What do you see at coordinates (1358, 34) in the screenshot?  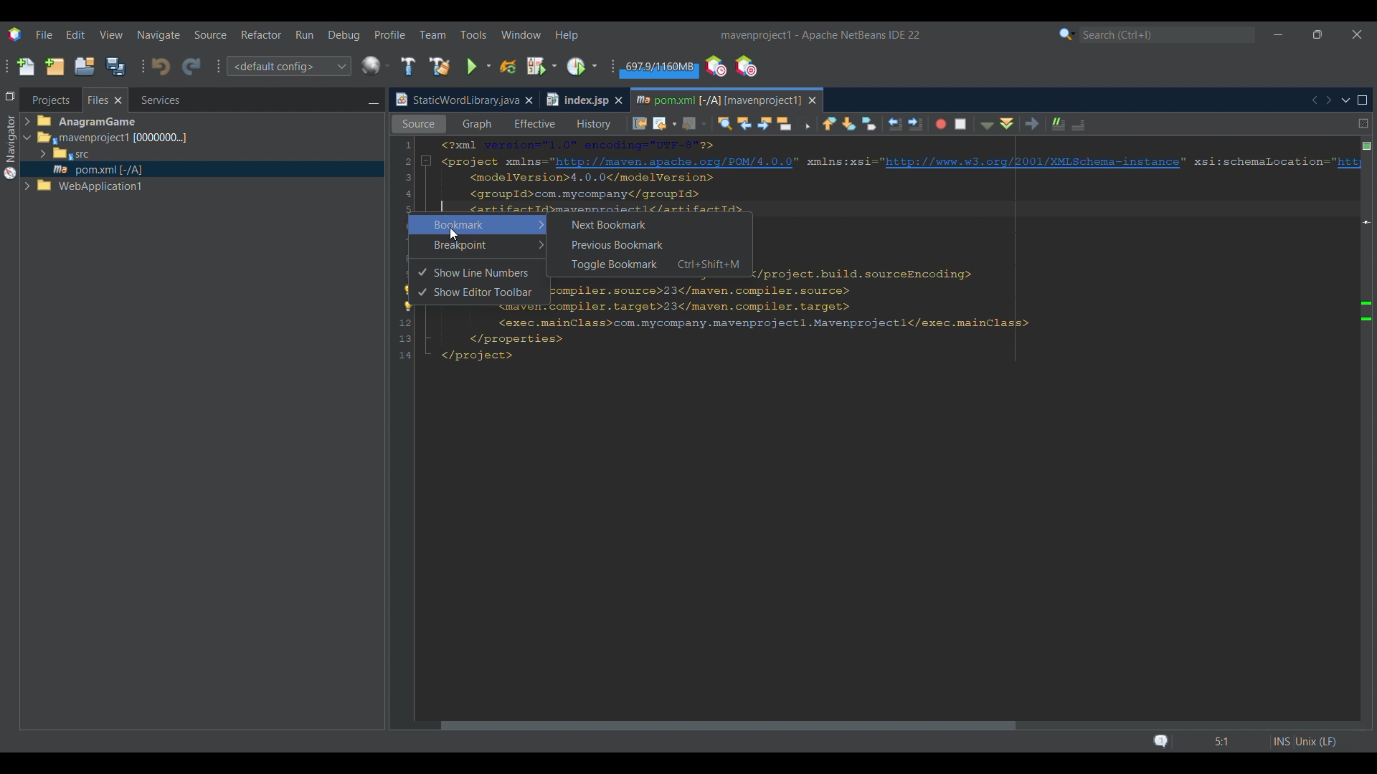 I see `Close interface` at bounding box center [1358, 34].